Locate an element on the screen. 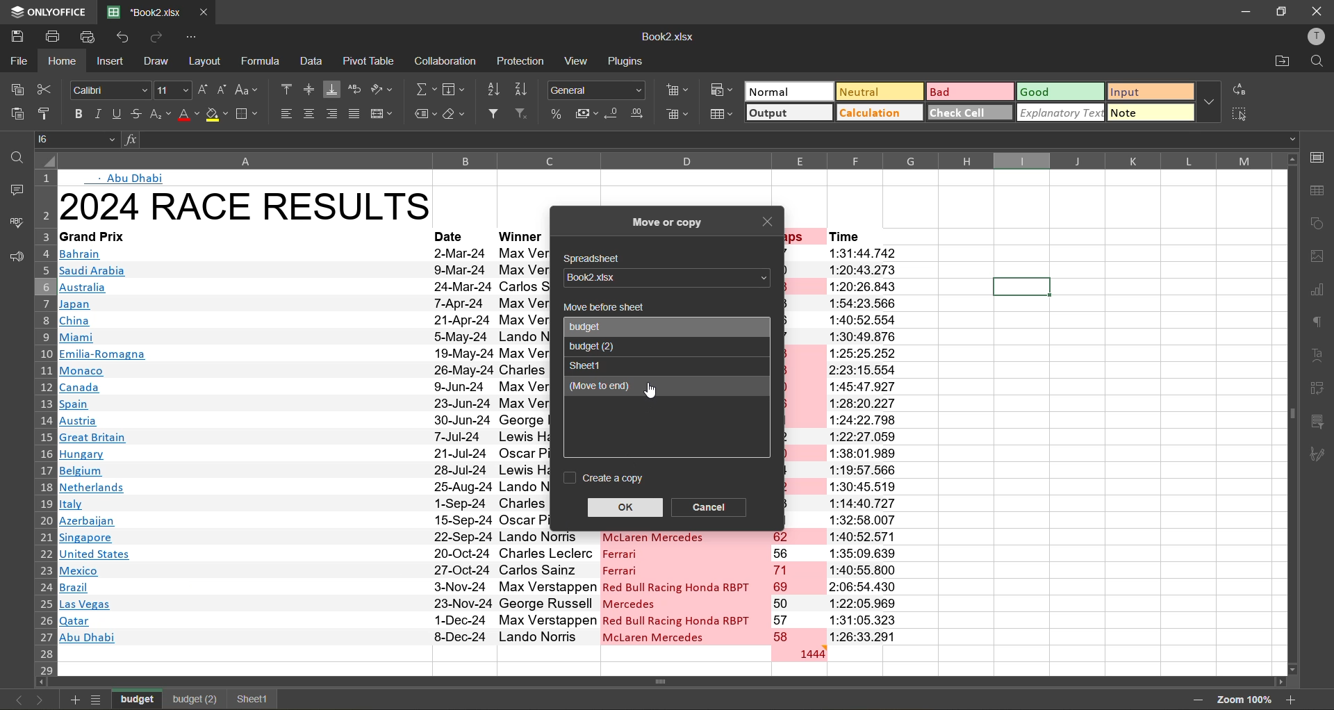  font size is located at coordinates (170, 91).